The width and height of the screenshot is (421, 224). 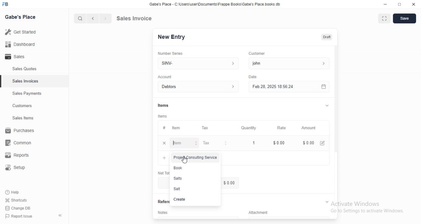 I want to click on Tax &, so click(x=214, y=143).